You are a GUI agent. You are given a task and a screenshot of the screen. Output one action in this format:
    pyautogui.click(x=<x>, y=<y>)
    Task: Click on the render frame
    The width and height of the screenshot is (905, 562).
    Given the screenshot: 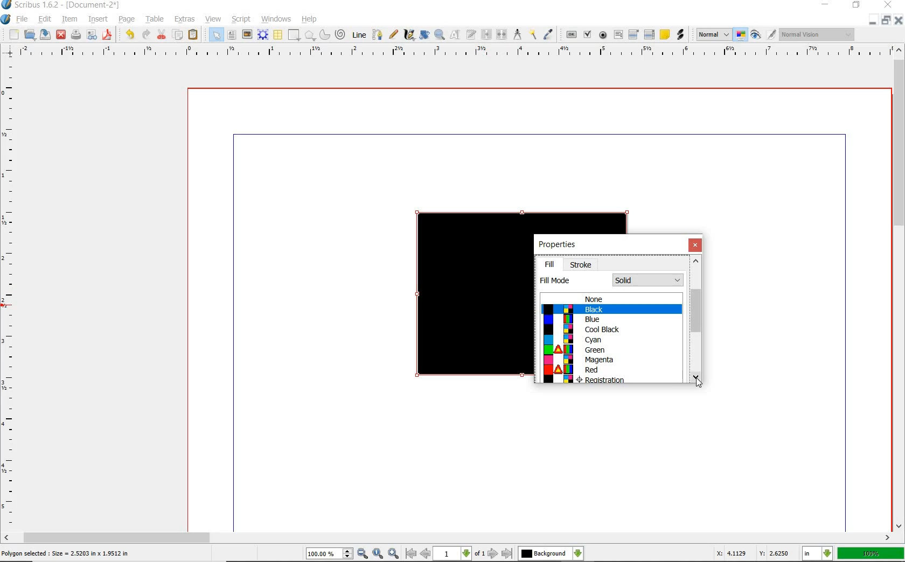 What is the action you would take?
    pyautogui.click(x=262, y=34)
    